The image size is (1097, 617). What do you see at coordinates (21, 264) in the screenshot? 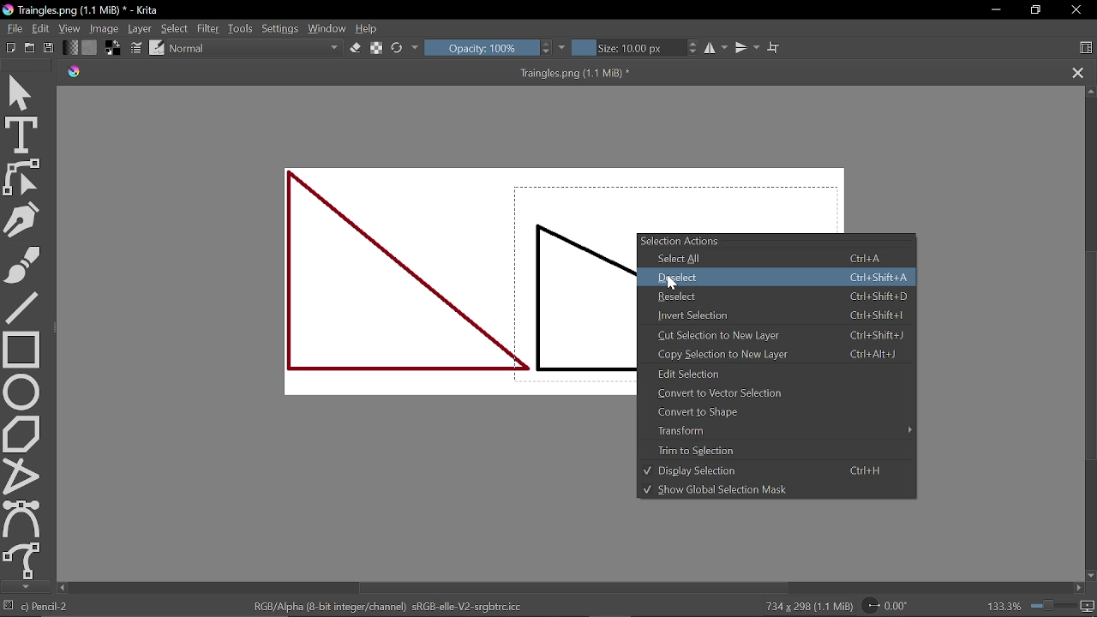
I see `Brush tool` at bounding box center [21, 264].